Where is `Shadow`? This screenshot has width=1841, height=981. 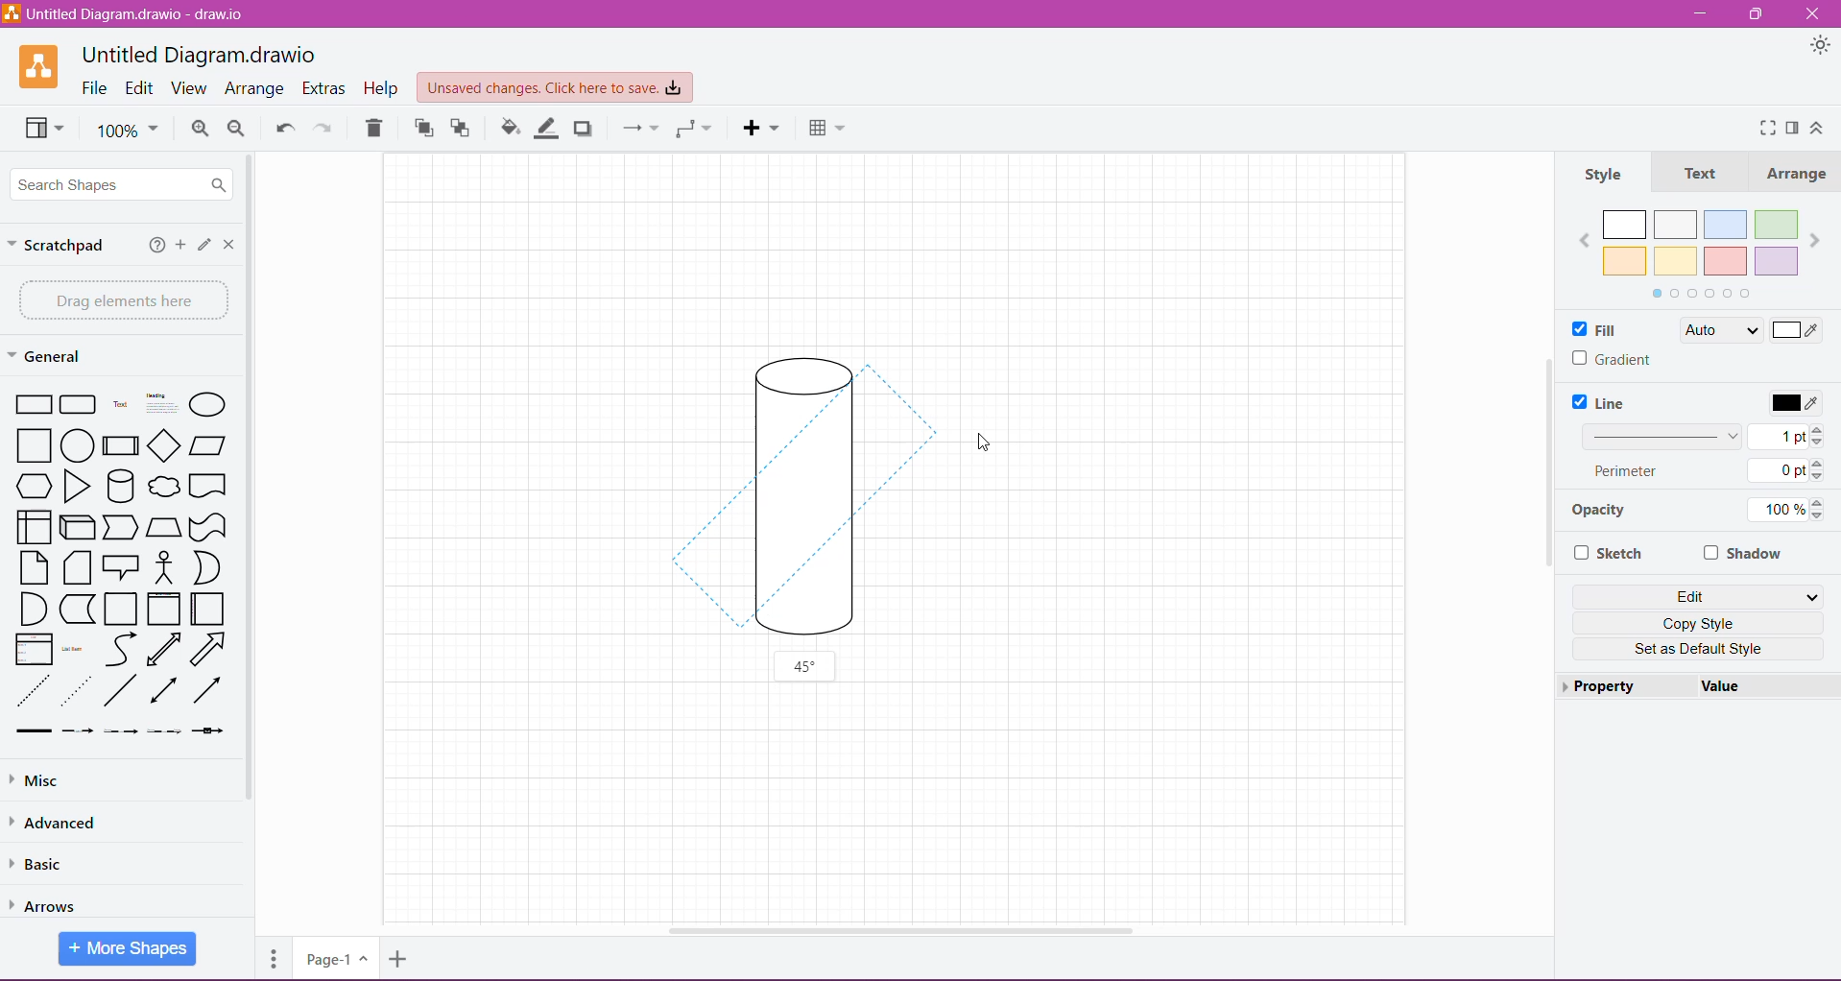
Shadow is located at coordinates (587, 129).